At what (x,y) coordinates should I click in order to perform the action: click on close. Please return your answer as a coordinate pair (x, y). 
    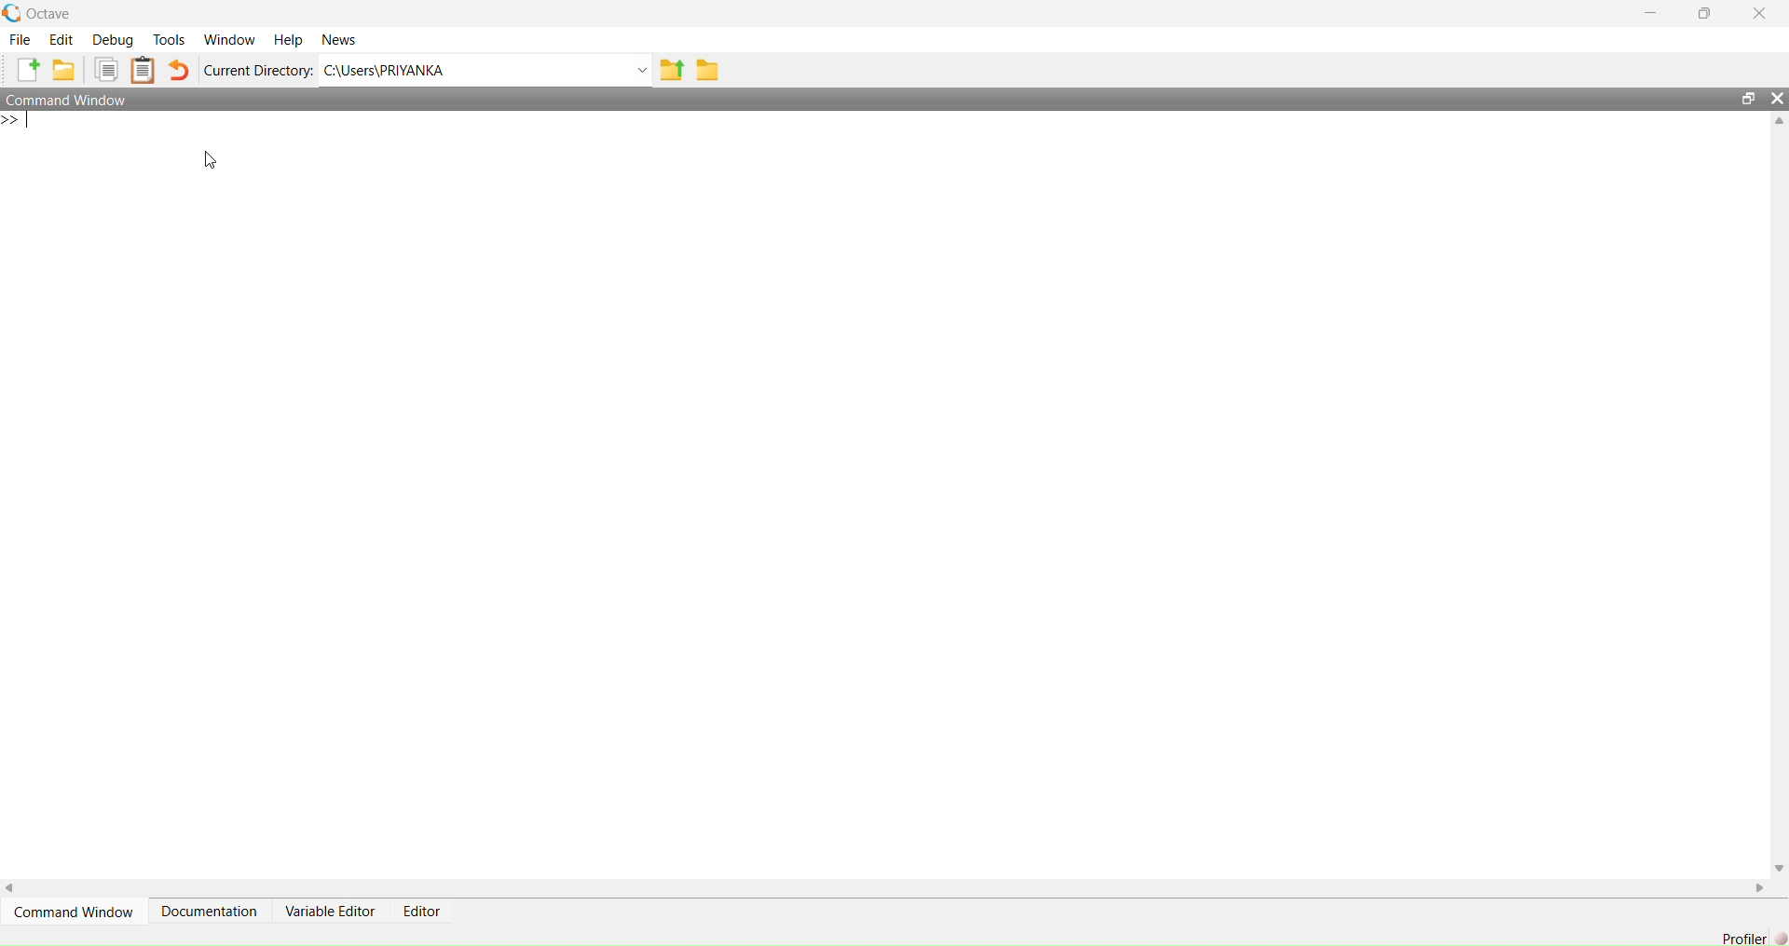
    Looking at the image, I should click on (1777, 98).